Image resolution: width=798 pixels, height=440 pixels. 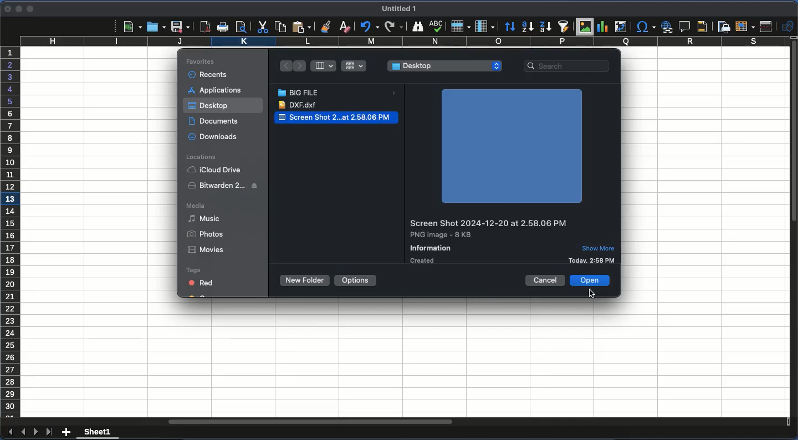 I want to click on favorites, so click(x=201, y=62).